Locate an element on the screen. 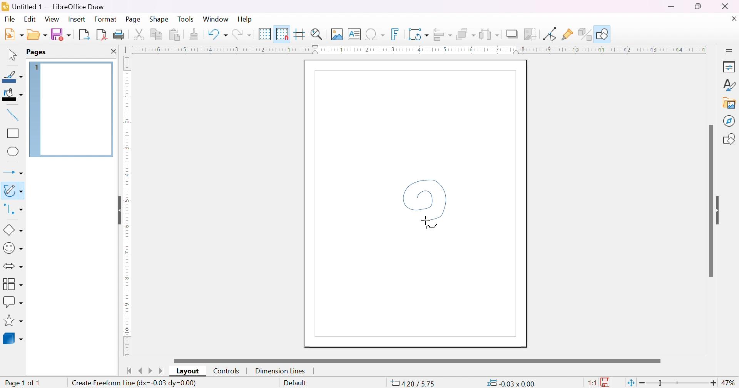 This screenshot has height=388, width=739. gallery is located at coordinates (729, 103).